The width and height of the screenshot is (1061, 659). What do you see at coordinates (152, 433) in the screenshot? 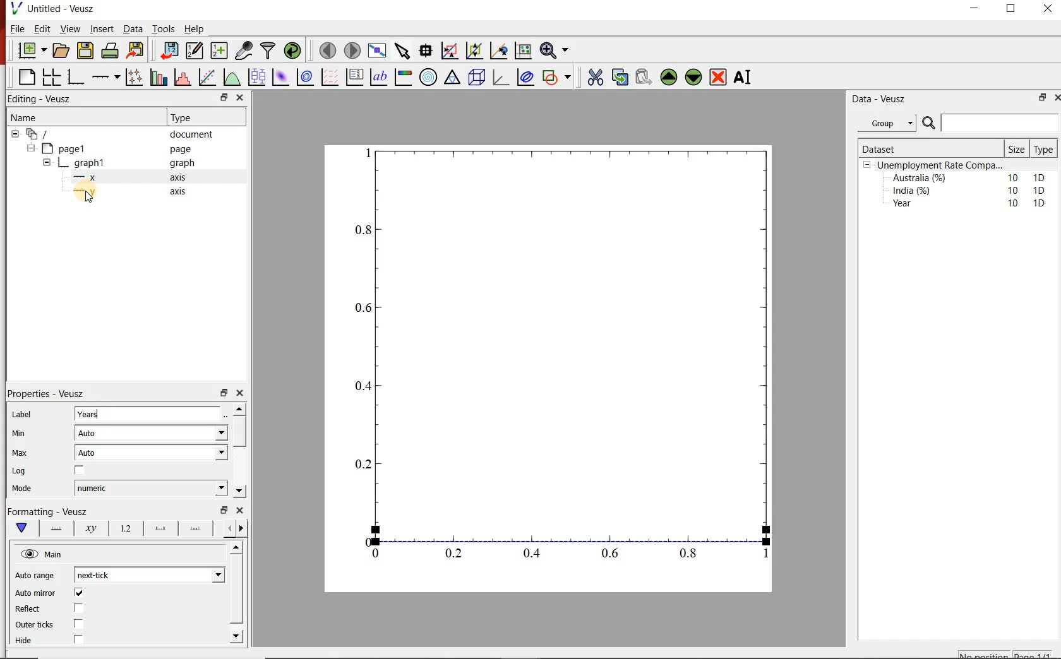
I see `Auto` at bounding box center [152, 433].